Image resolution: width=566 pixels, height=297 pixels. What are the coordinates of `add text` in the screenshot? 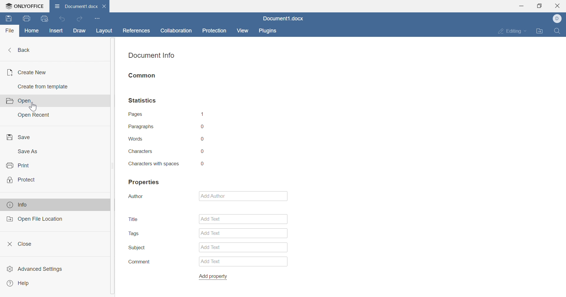 It's located at (211, 233).